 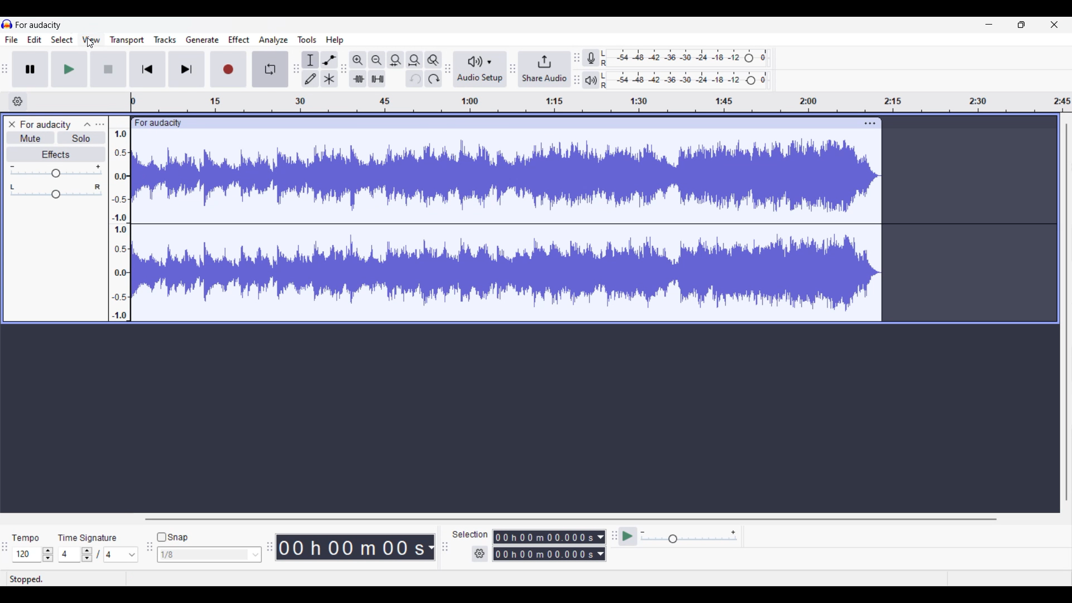 What do you see at coordinates (173, 538) in the screenshot?
I see `Snap toggle` at bounding box center [173, 538].